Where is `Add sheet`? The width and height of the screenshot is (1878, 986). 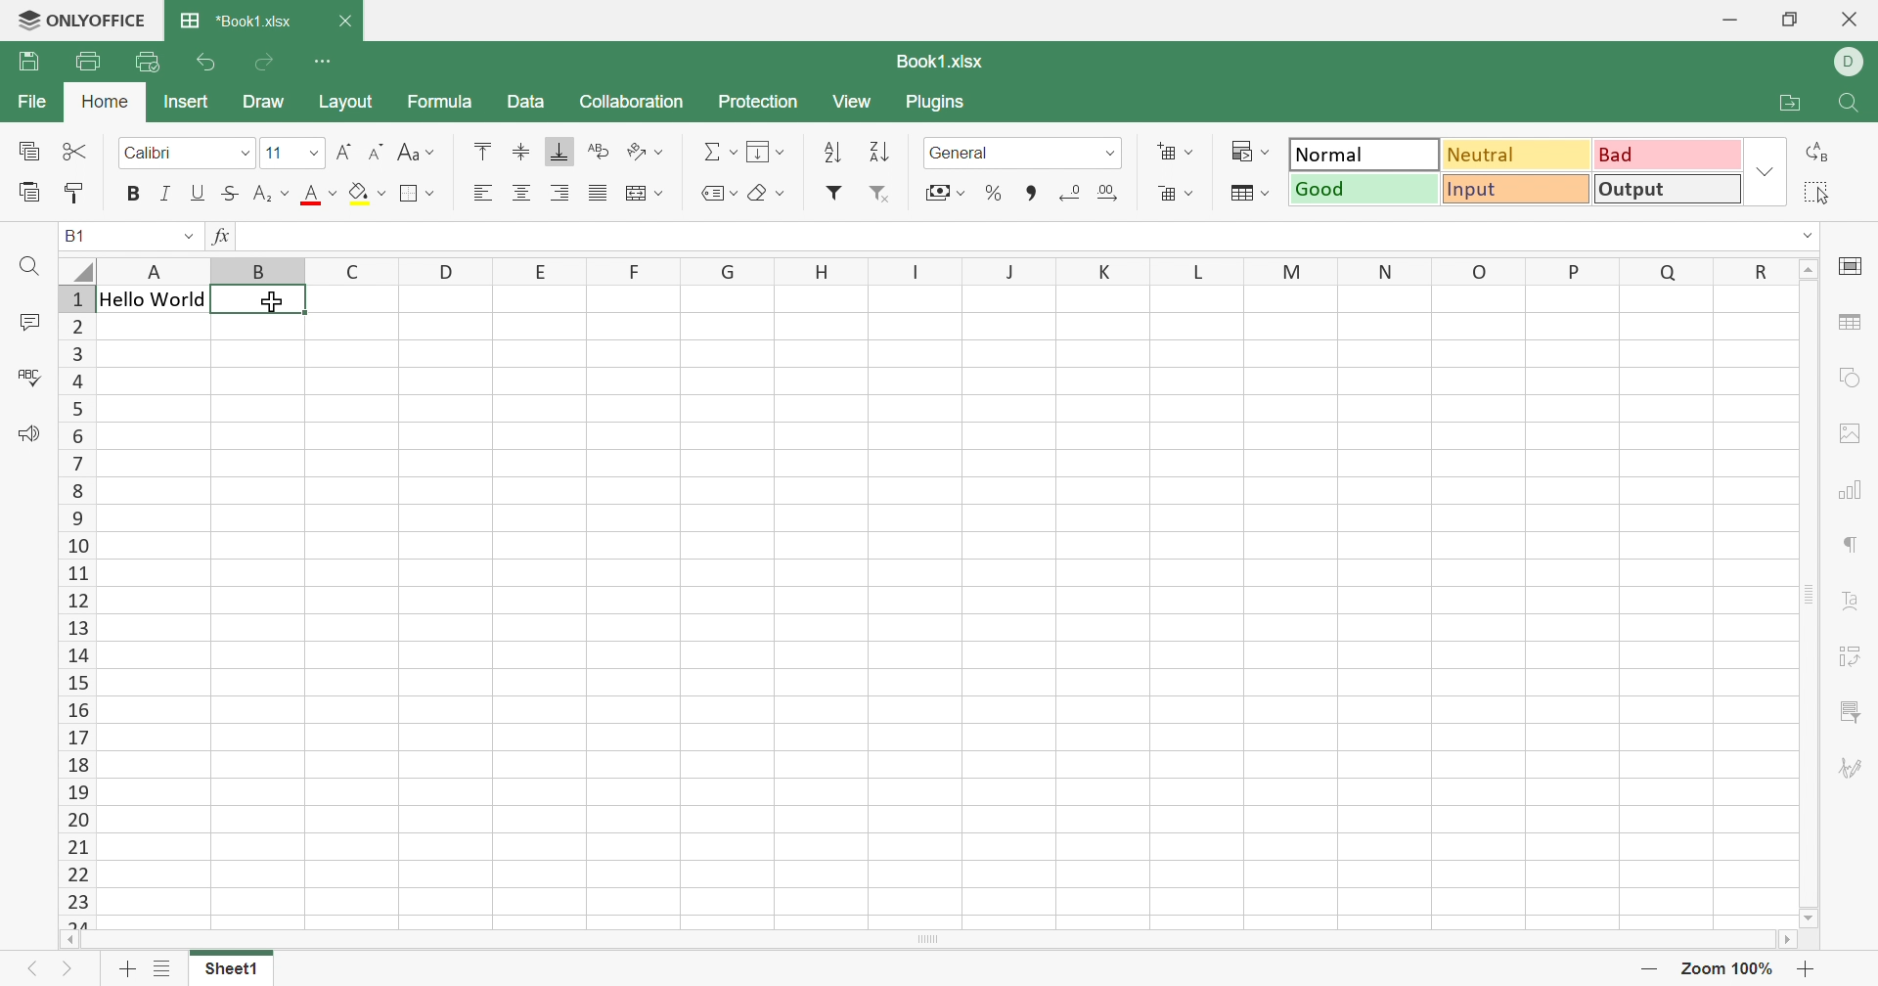
Add sheet is located at coordinates (124, 970).